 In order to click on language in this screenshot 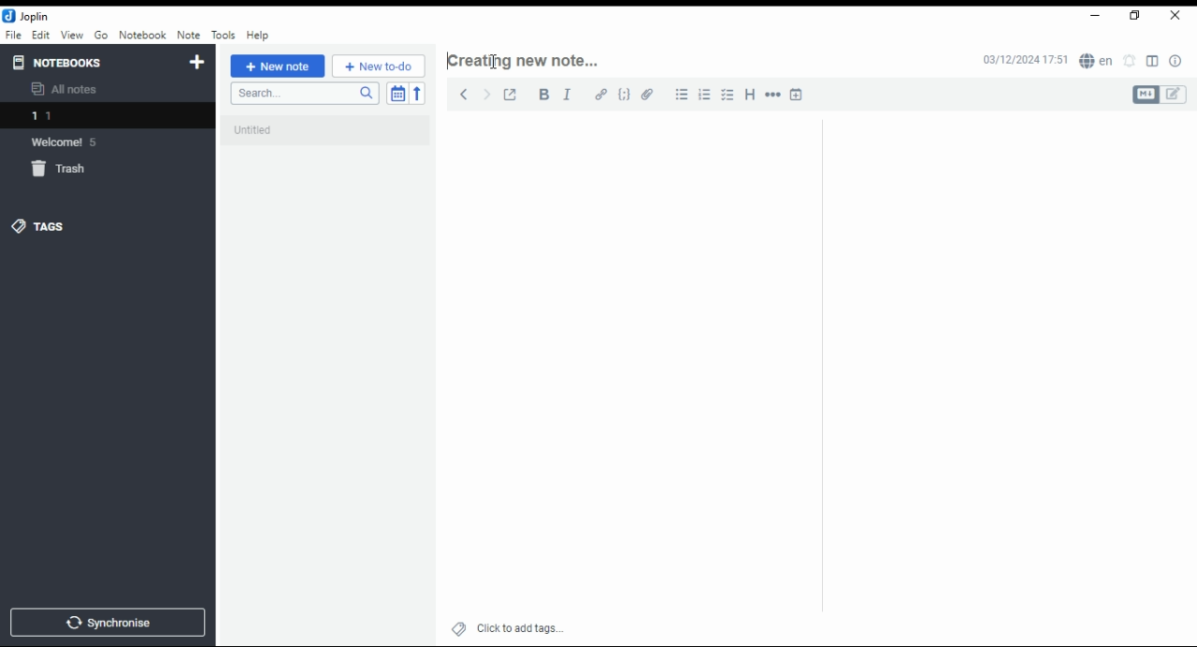, I will do `click(1095, 61)`.